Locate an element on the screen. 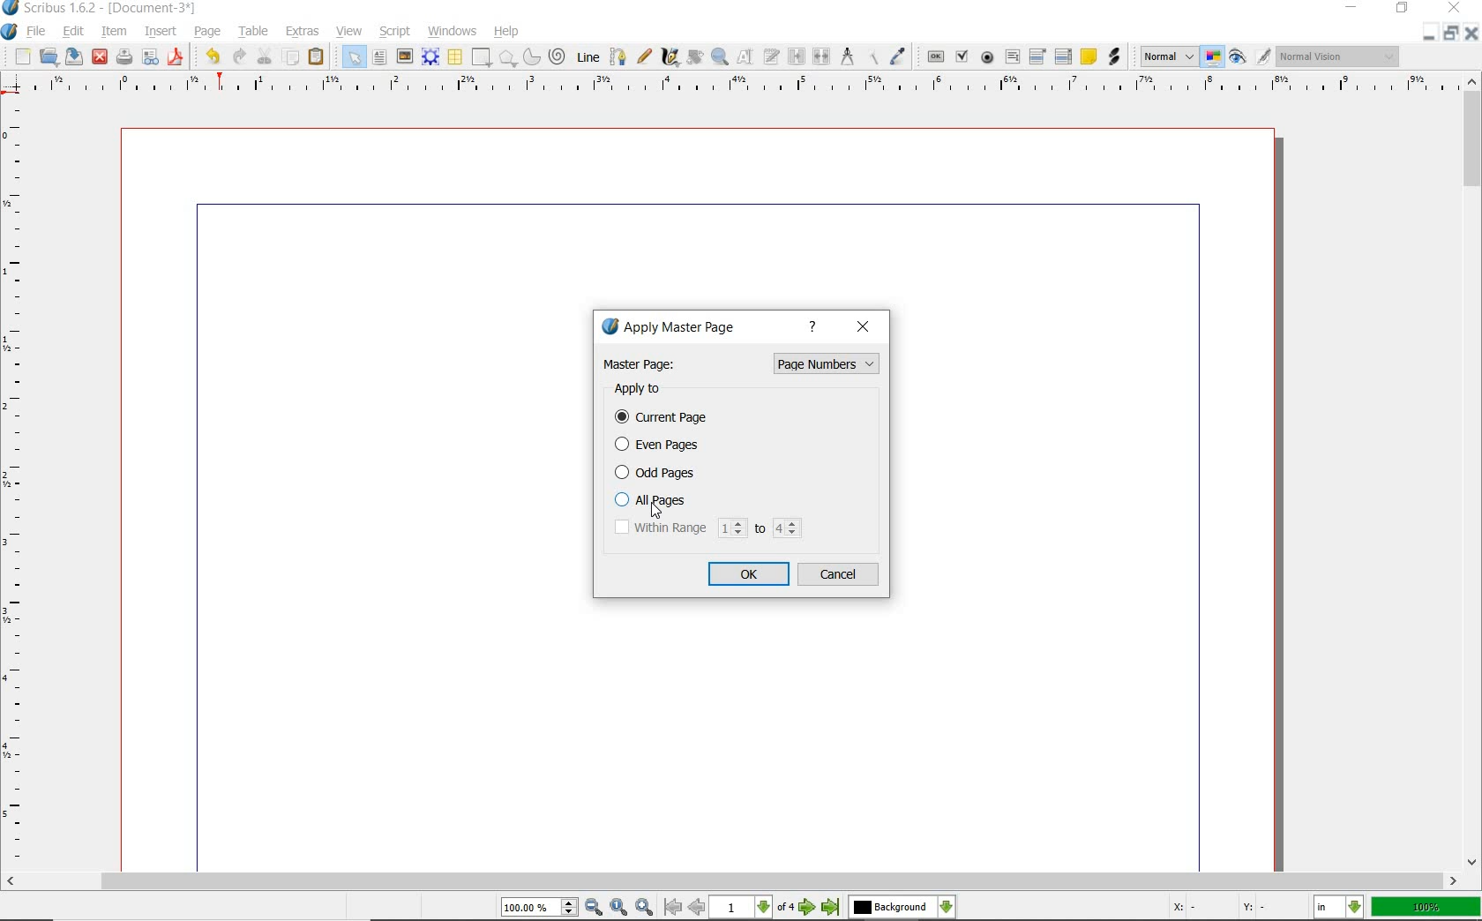 The height and width of the screenshot is (921, 1482). Zoom 100.00% is located at coordinates (539, 907).